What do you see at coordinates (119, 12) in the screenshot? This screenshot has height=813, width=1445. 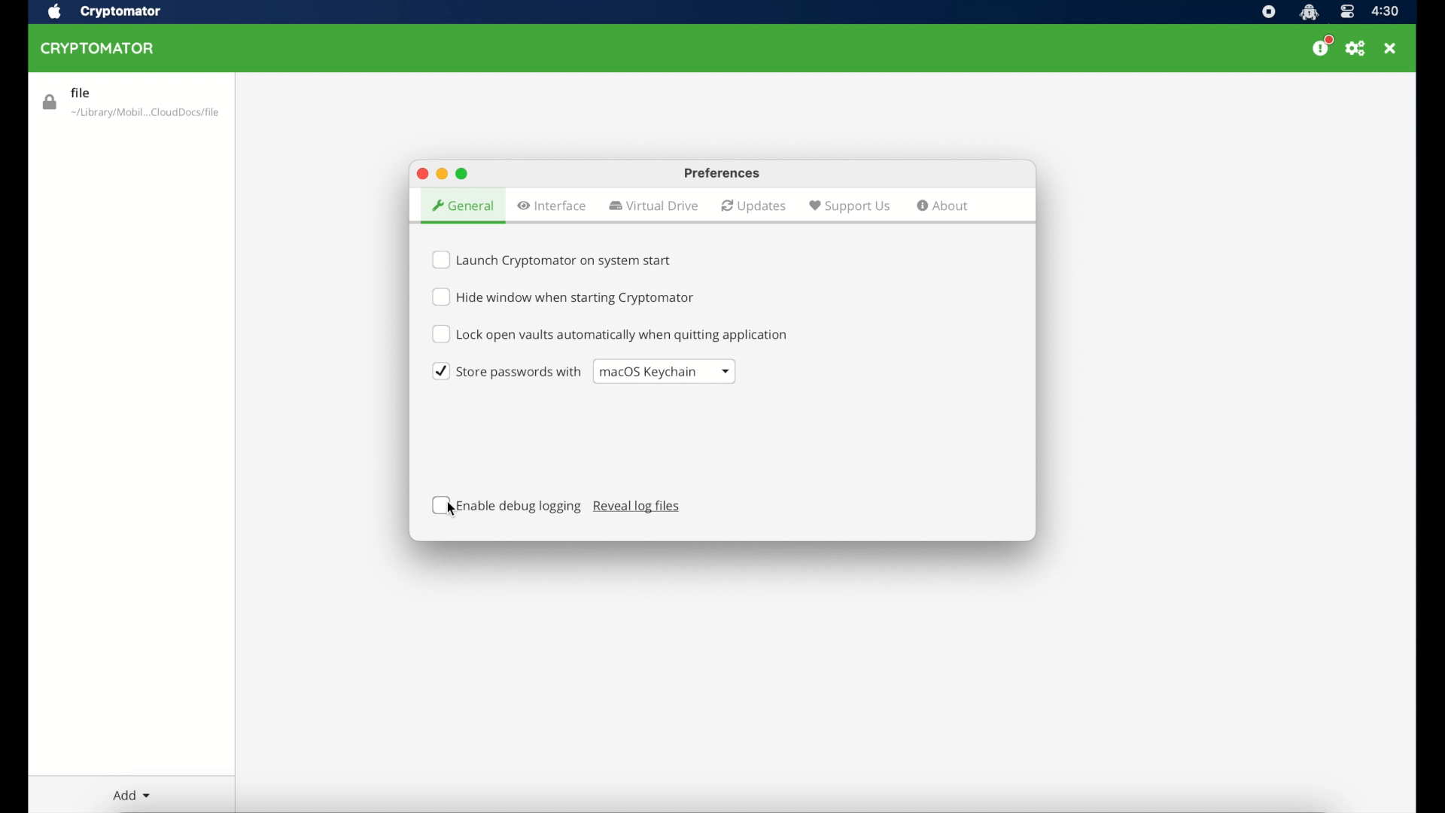 I see `crytomator` at bounding box center [119, 12].